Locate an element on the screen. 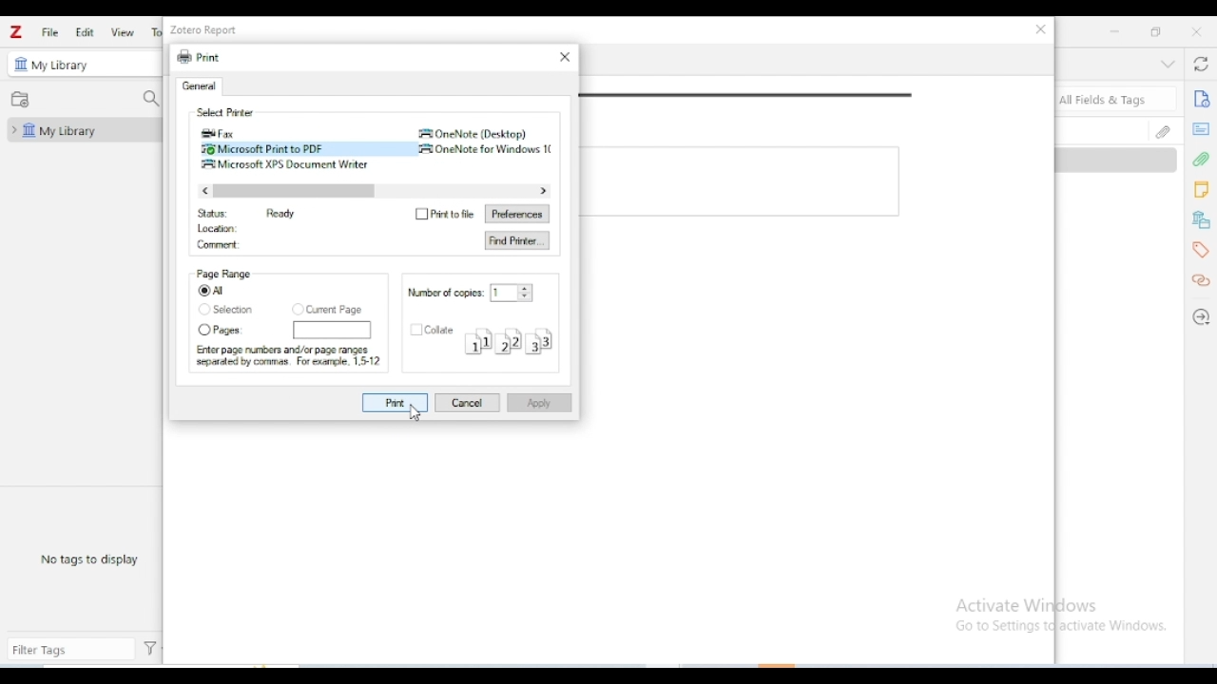 This screenshot has height=684, width=1217. filter tags is located at coordinates (70, 651).